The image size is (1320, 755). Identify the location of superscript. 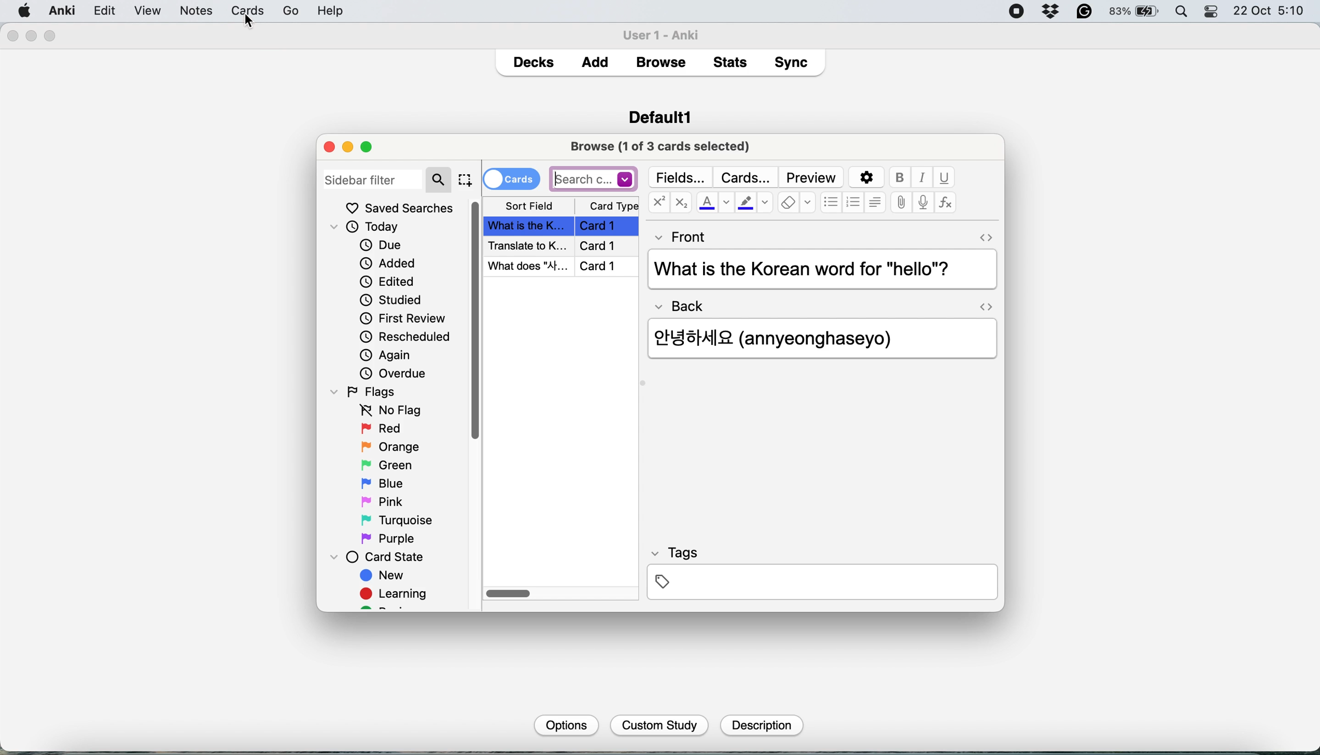
(658, 204).